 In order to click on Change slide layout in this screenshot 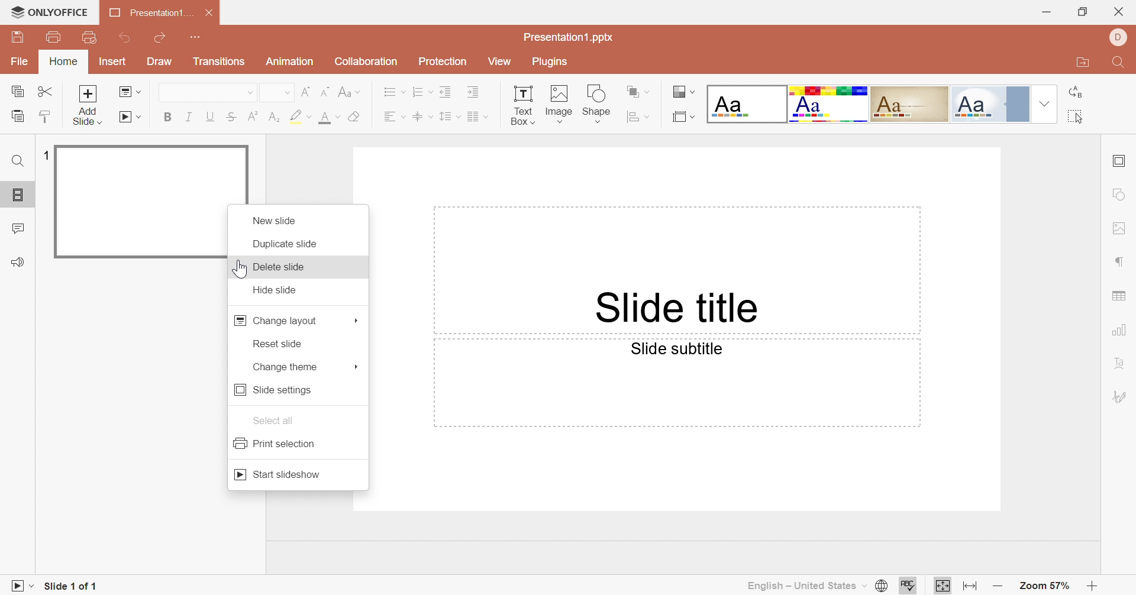, I will do `click(121, 91)`.